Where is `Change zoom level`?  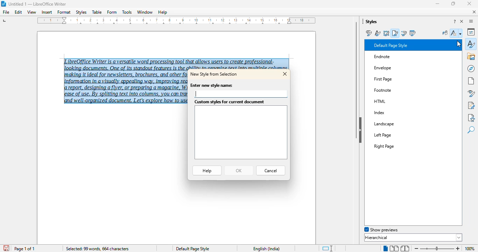
Change zoom level is located at coordinates (437, 247).